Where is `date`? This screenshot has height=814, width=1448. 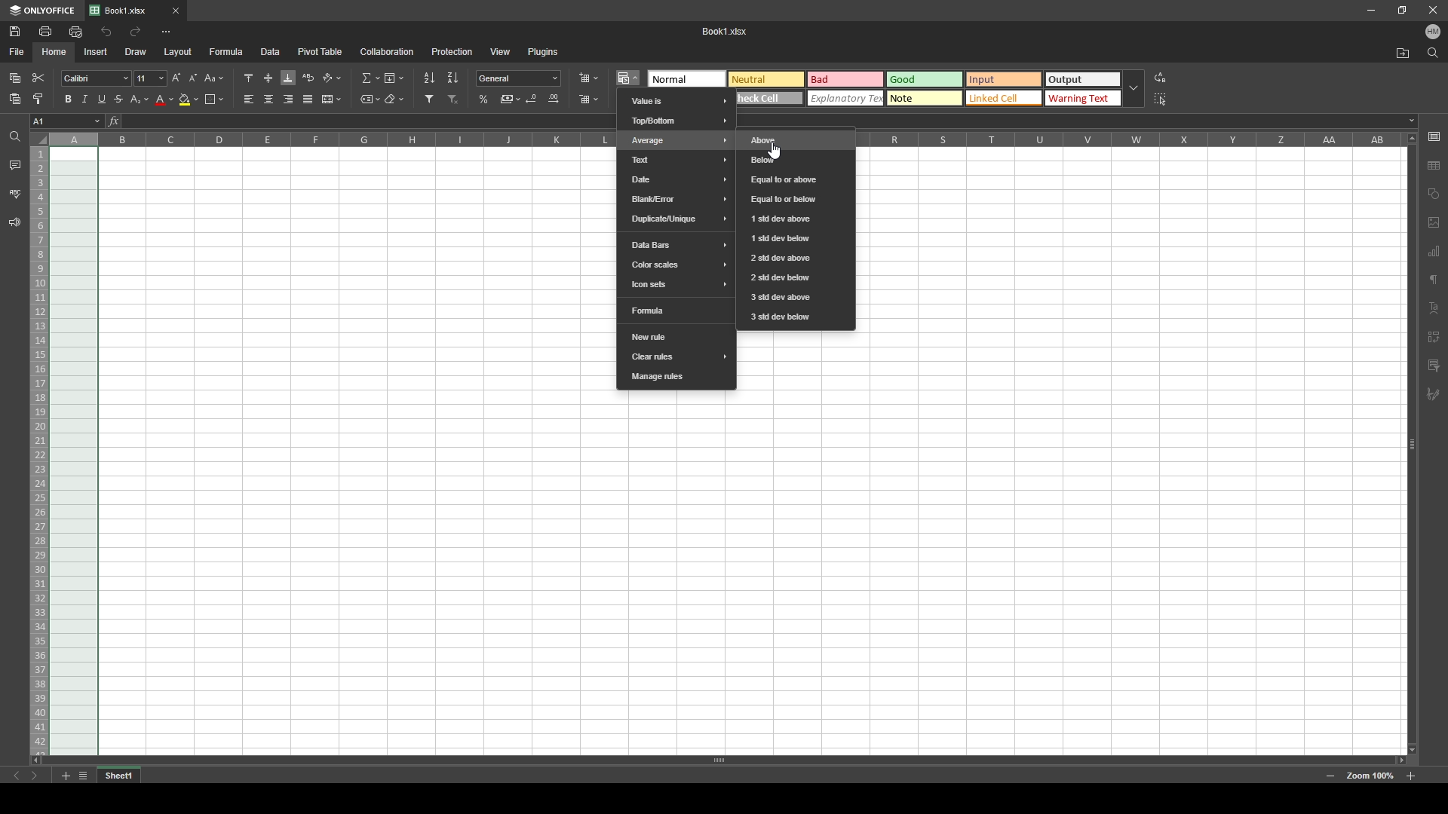 date is located at coordinates (677, 179).